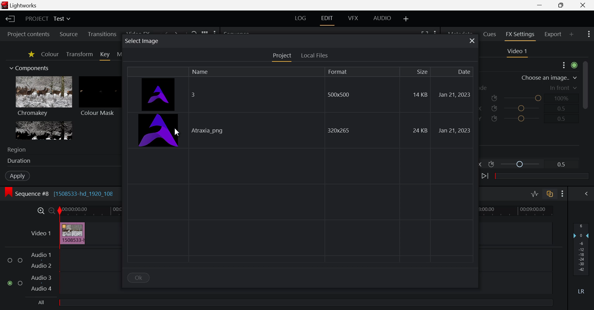 This screenshot has width=594, height=310. Describe the element at coordinates (44, 97) in the screenshot. I see `Chromakey` at that location.